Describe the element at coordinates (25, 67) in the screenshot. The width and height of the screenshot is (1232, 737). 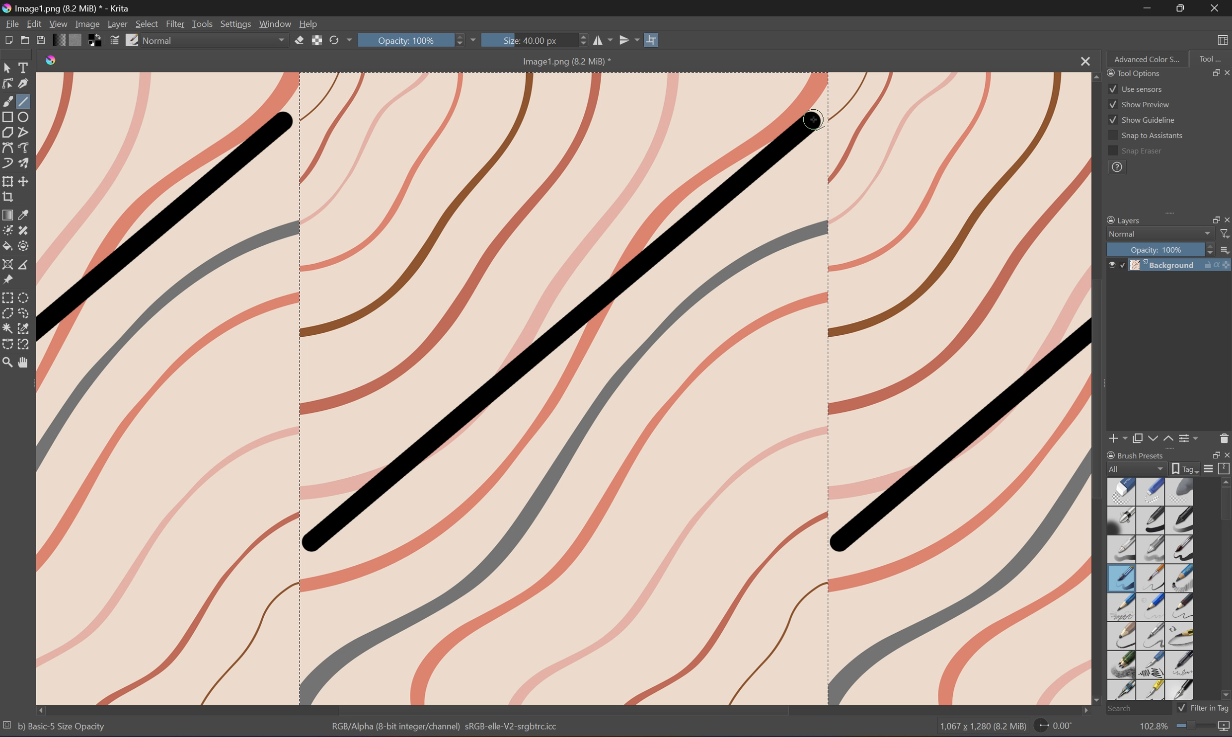
I see `Select Tools` at that location.